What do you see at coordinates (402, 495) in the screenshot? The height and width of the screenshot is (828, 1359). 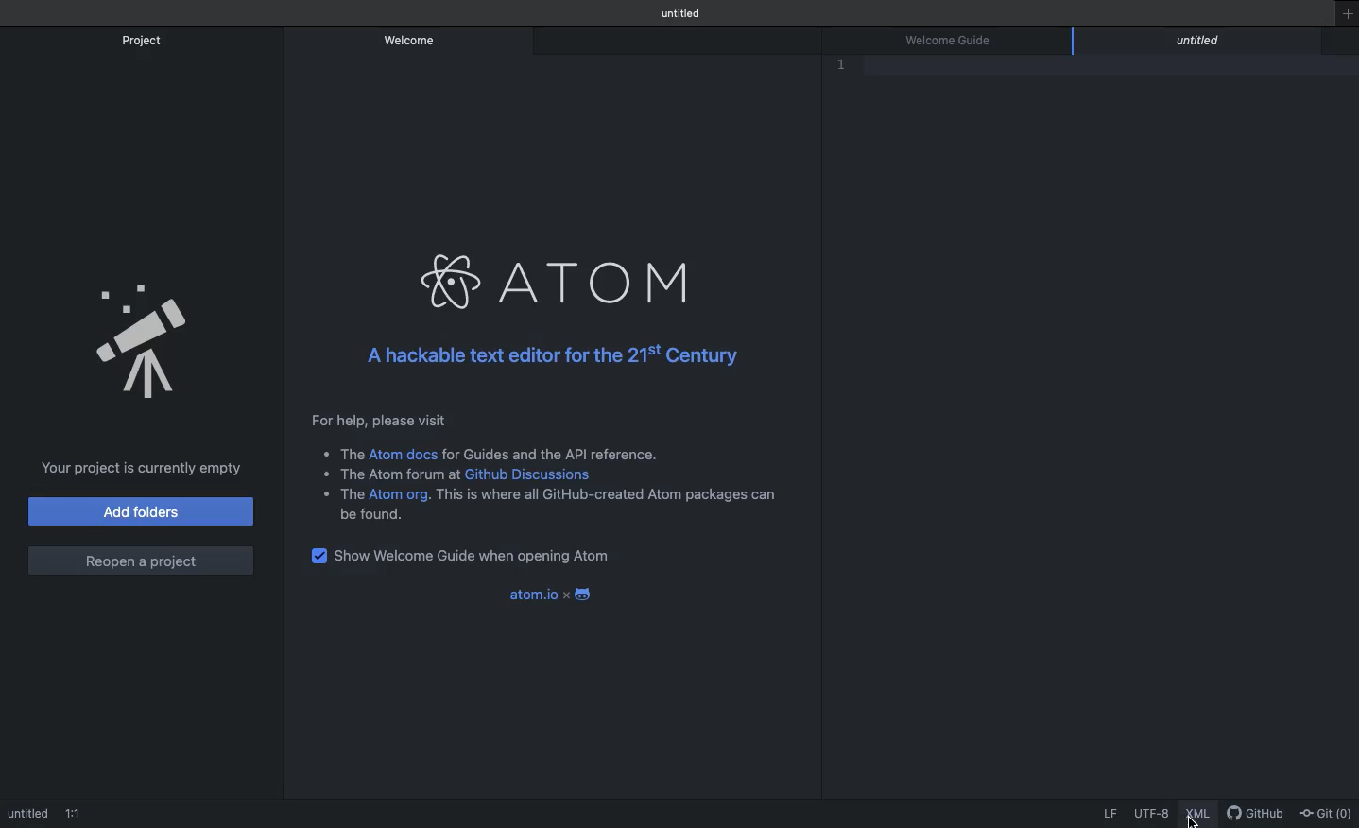 I see `Atom.org` at bounding box center [402, 495].